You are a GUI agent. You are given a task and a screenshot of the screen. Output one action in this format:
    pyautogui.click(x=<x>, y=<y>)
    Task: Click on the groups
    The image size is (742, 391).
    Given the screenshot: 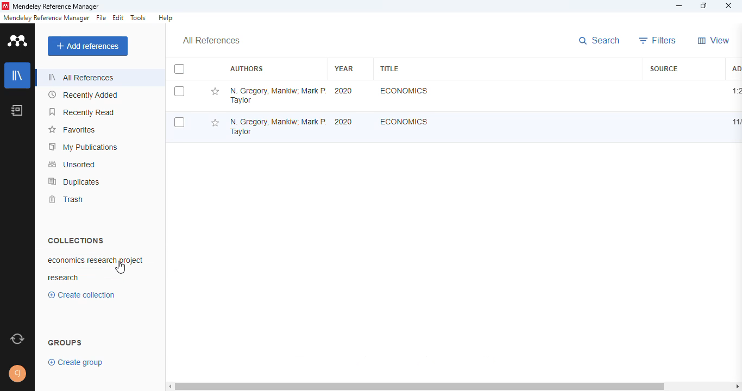 What is the action you would take?
    pyautogui.click(x=66, y=342)
    